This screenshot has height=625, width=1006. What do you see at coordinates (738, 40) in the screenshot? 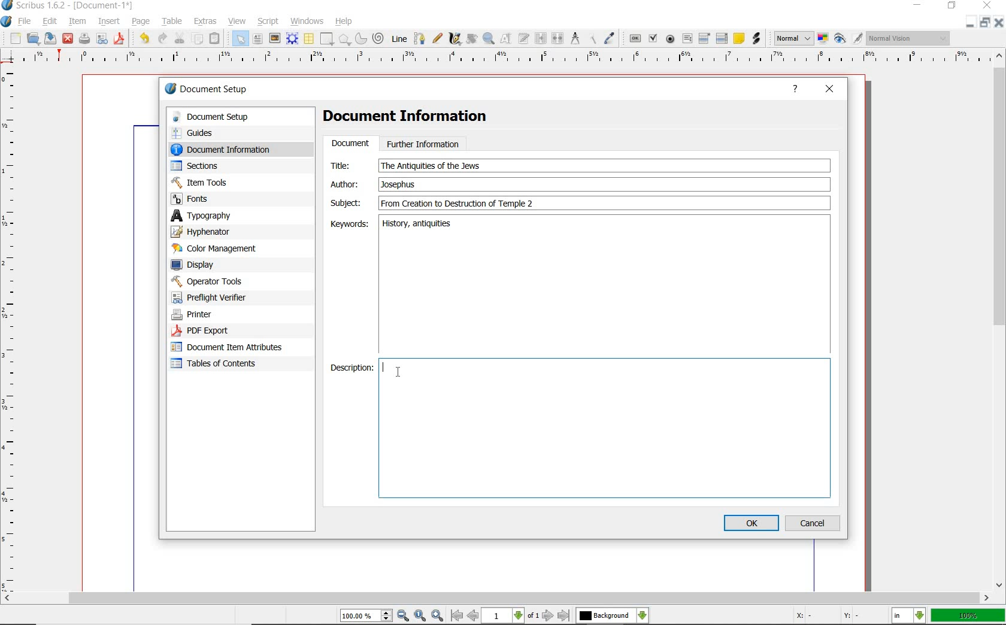
I see `text annotation` at bounding box center [738, 40].